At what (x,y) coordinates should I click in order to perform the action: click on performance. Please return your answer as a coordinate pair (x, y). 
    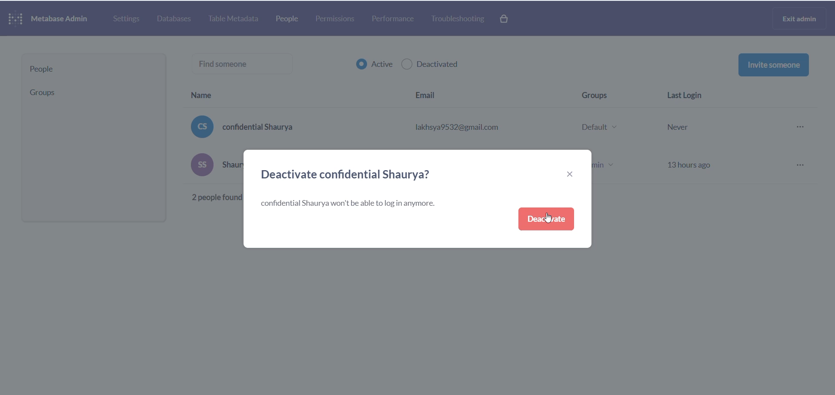
    Looking at the image, I should click on (393, 19).